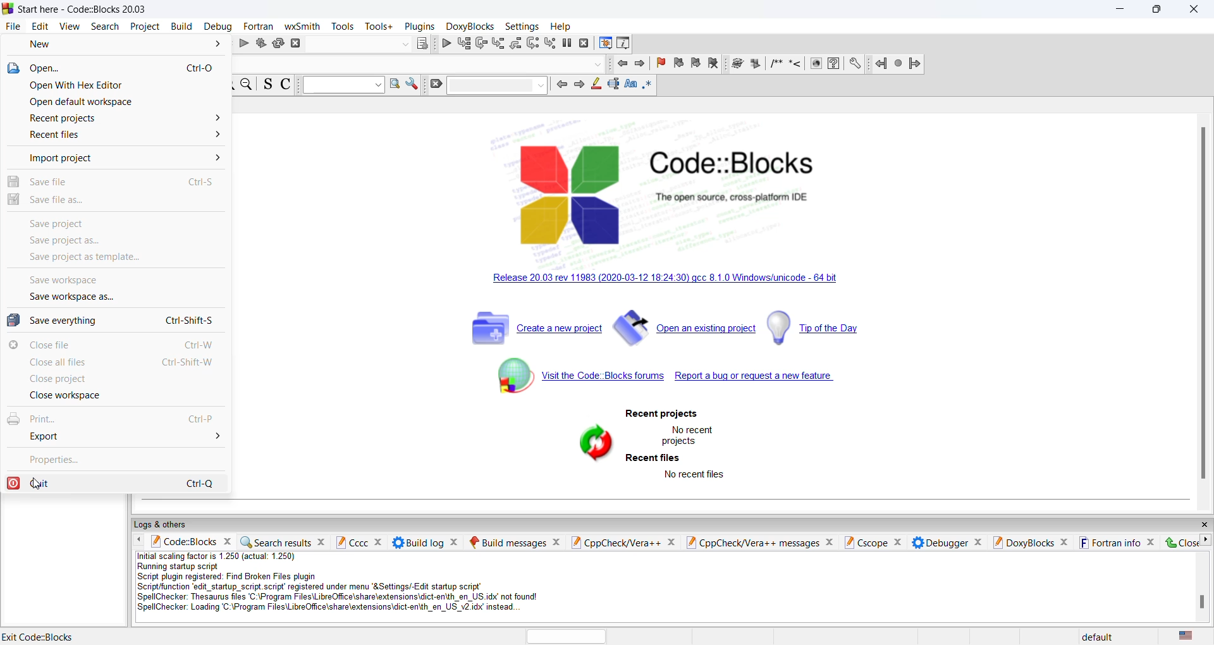  What do you see at coordinates (536, 330) in the screenshot?
I see `create new project` at bounding box center [536, 330].